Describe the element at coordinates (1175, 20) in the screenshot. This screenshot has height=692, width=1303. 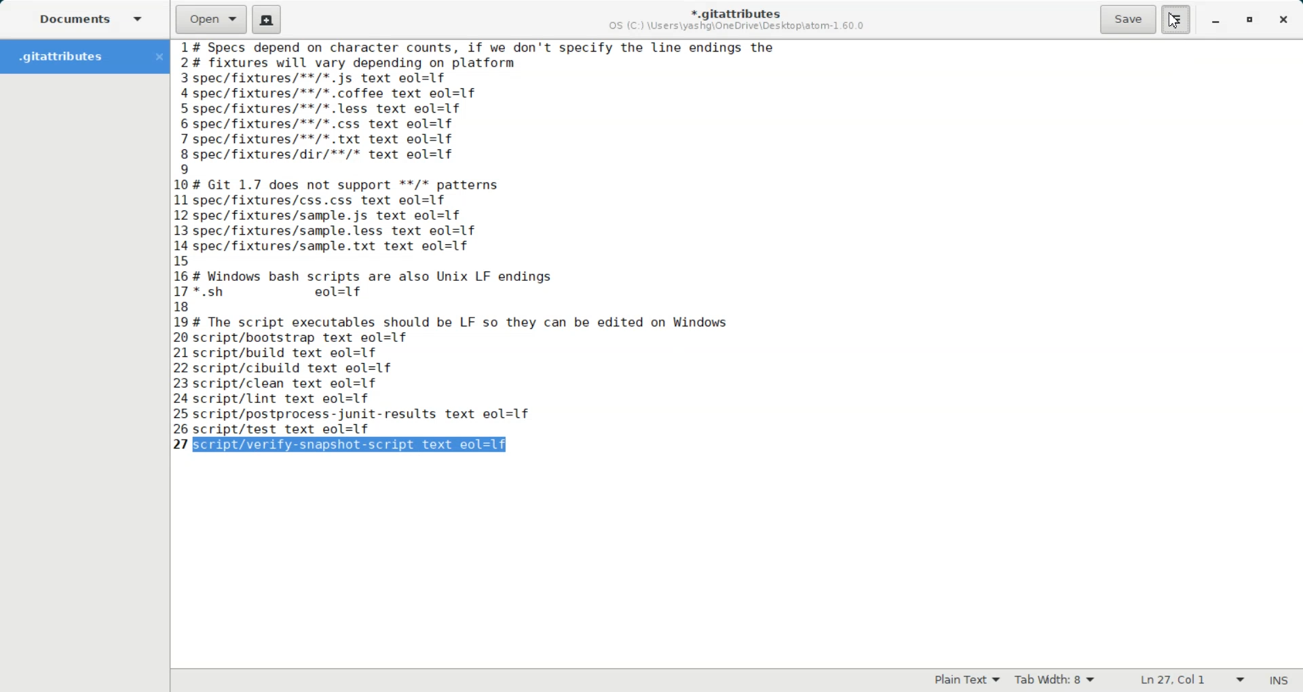
I see `Hamburger Settings` at that location.